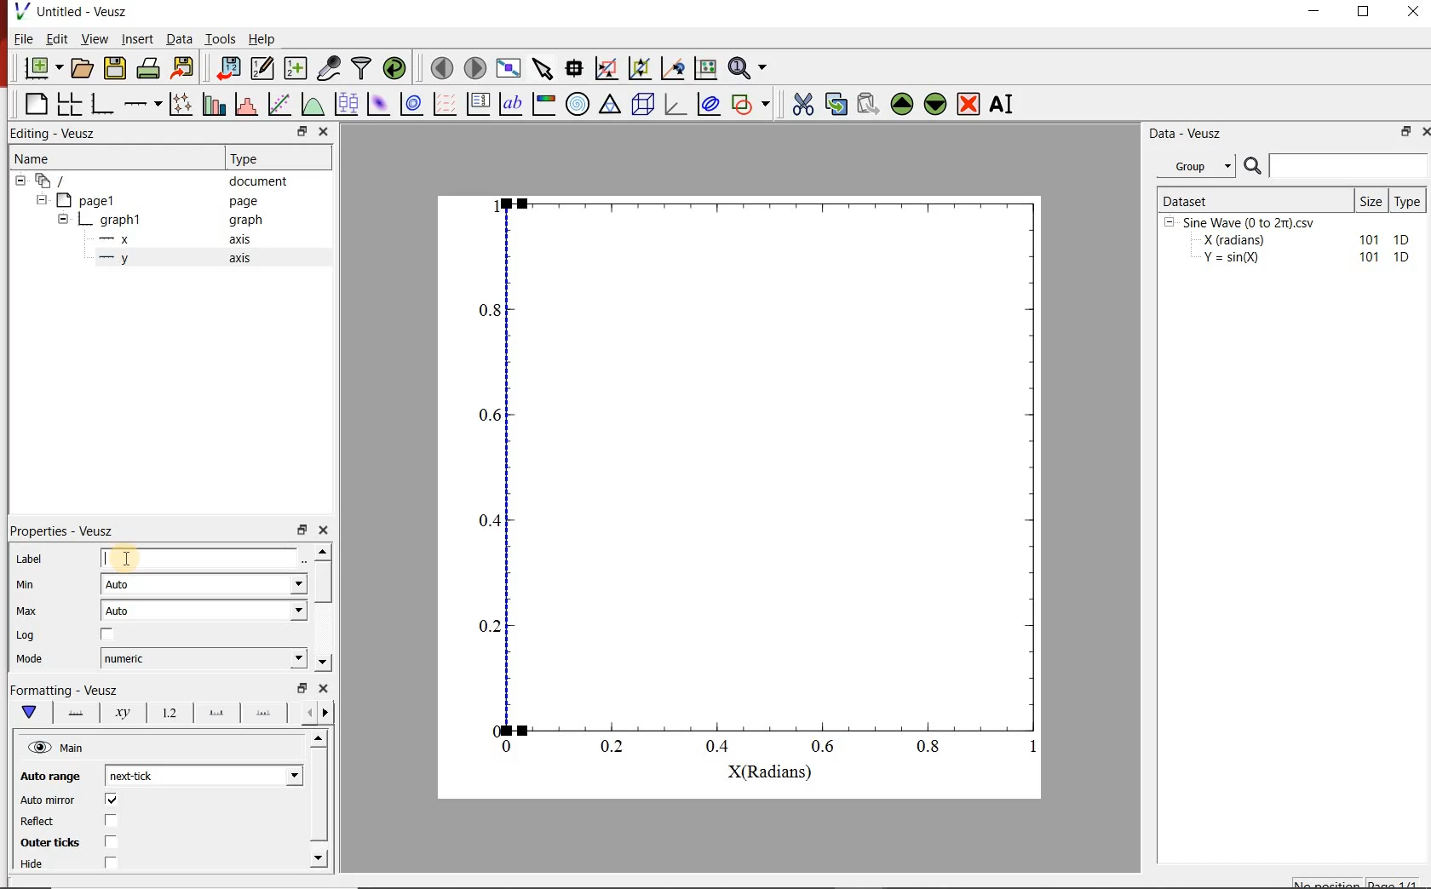 Image resolution: width=1431 pixels, height=889 pixels. What do you see at coordinates (31, 157) in the screenshot?
I see `Name` at bounding box center [31, 157].